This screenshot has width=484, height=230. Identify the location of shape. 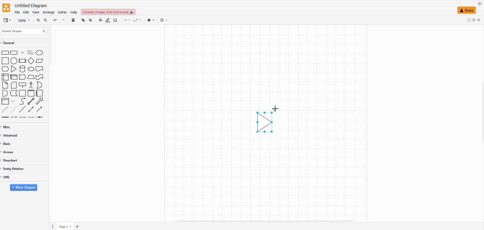
(268, 120).